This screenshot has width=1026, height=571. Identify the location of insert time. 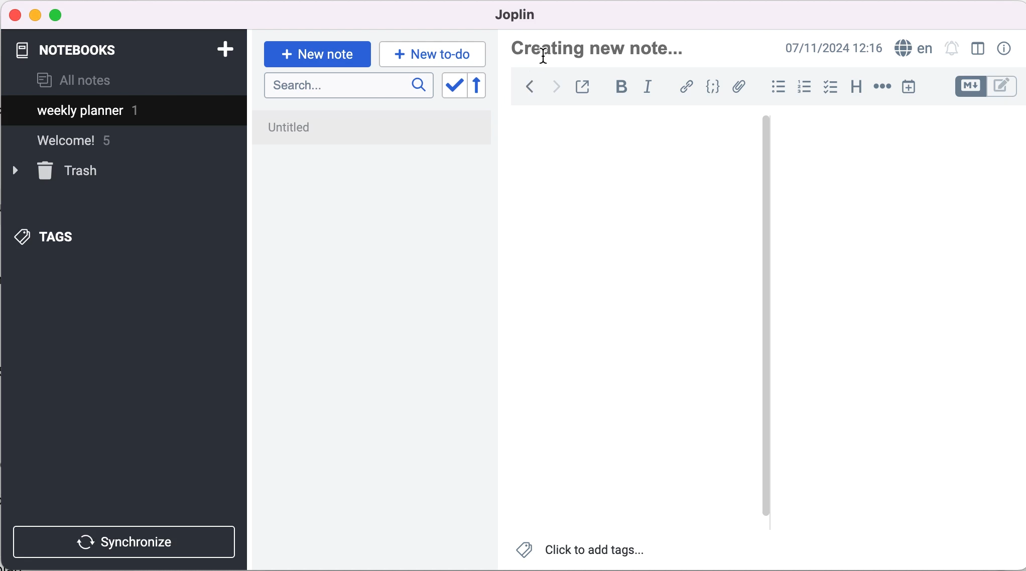
(911, 87).